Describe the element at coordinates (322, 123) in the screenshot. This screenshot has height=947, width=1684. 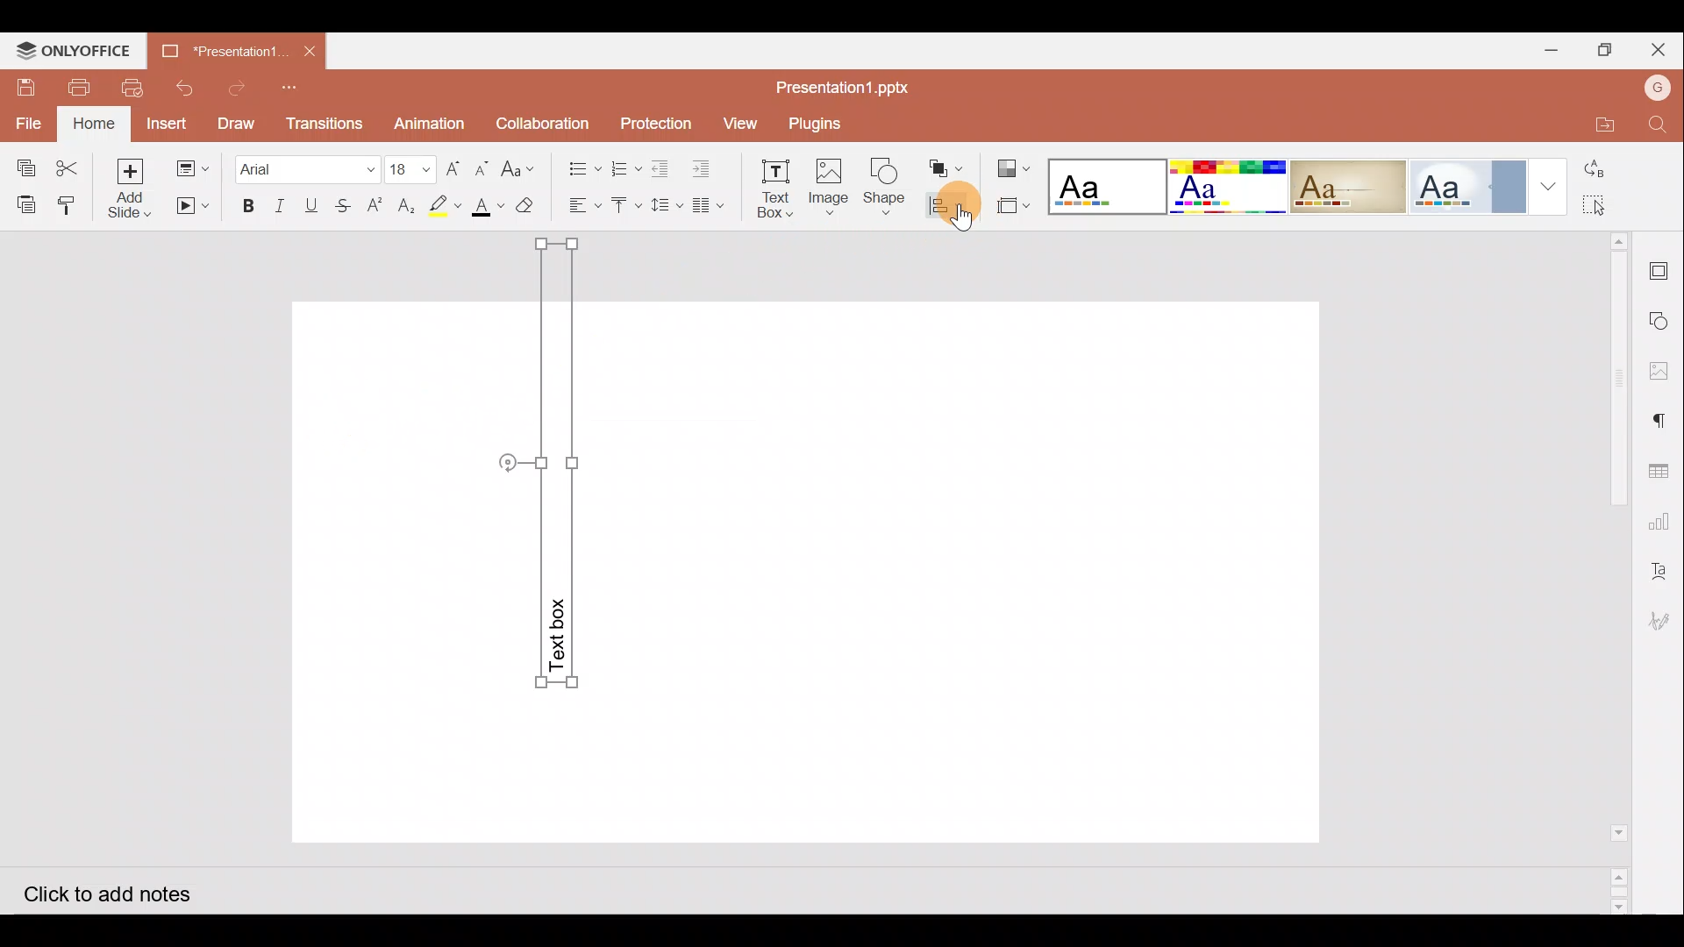
I see `Transitions` at that location.